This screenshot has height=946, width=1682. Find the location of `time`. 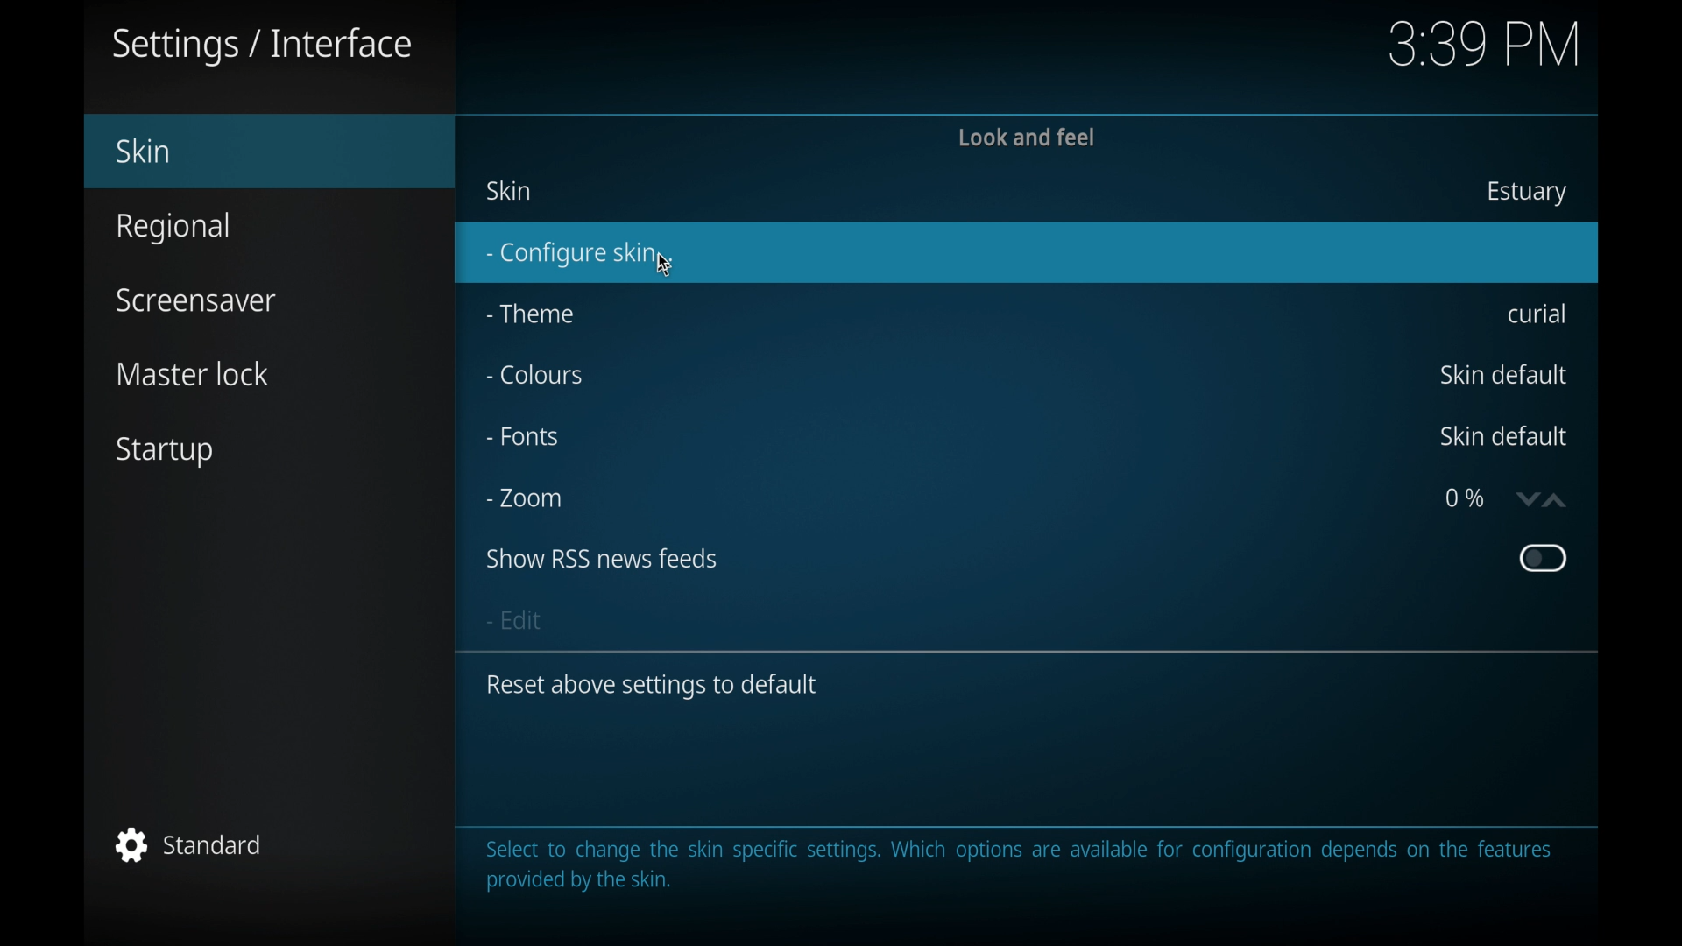

time is located at coordinates (1483, 46).